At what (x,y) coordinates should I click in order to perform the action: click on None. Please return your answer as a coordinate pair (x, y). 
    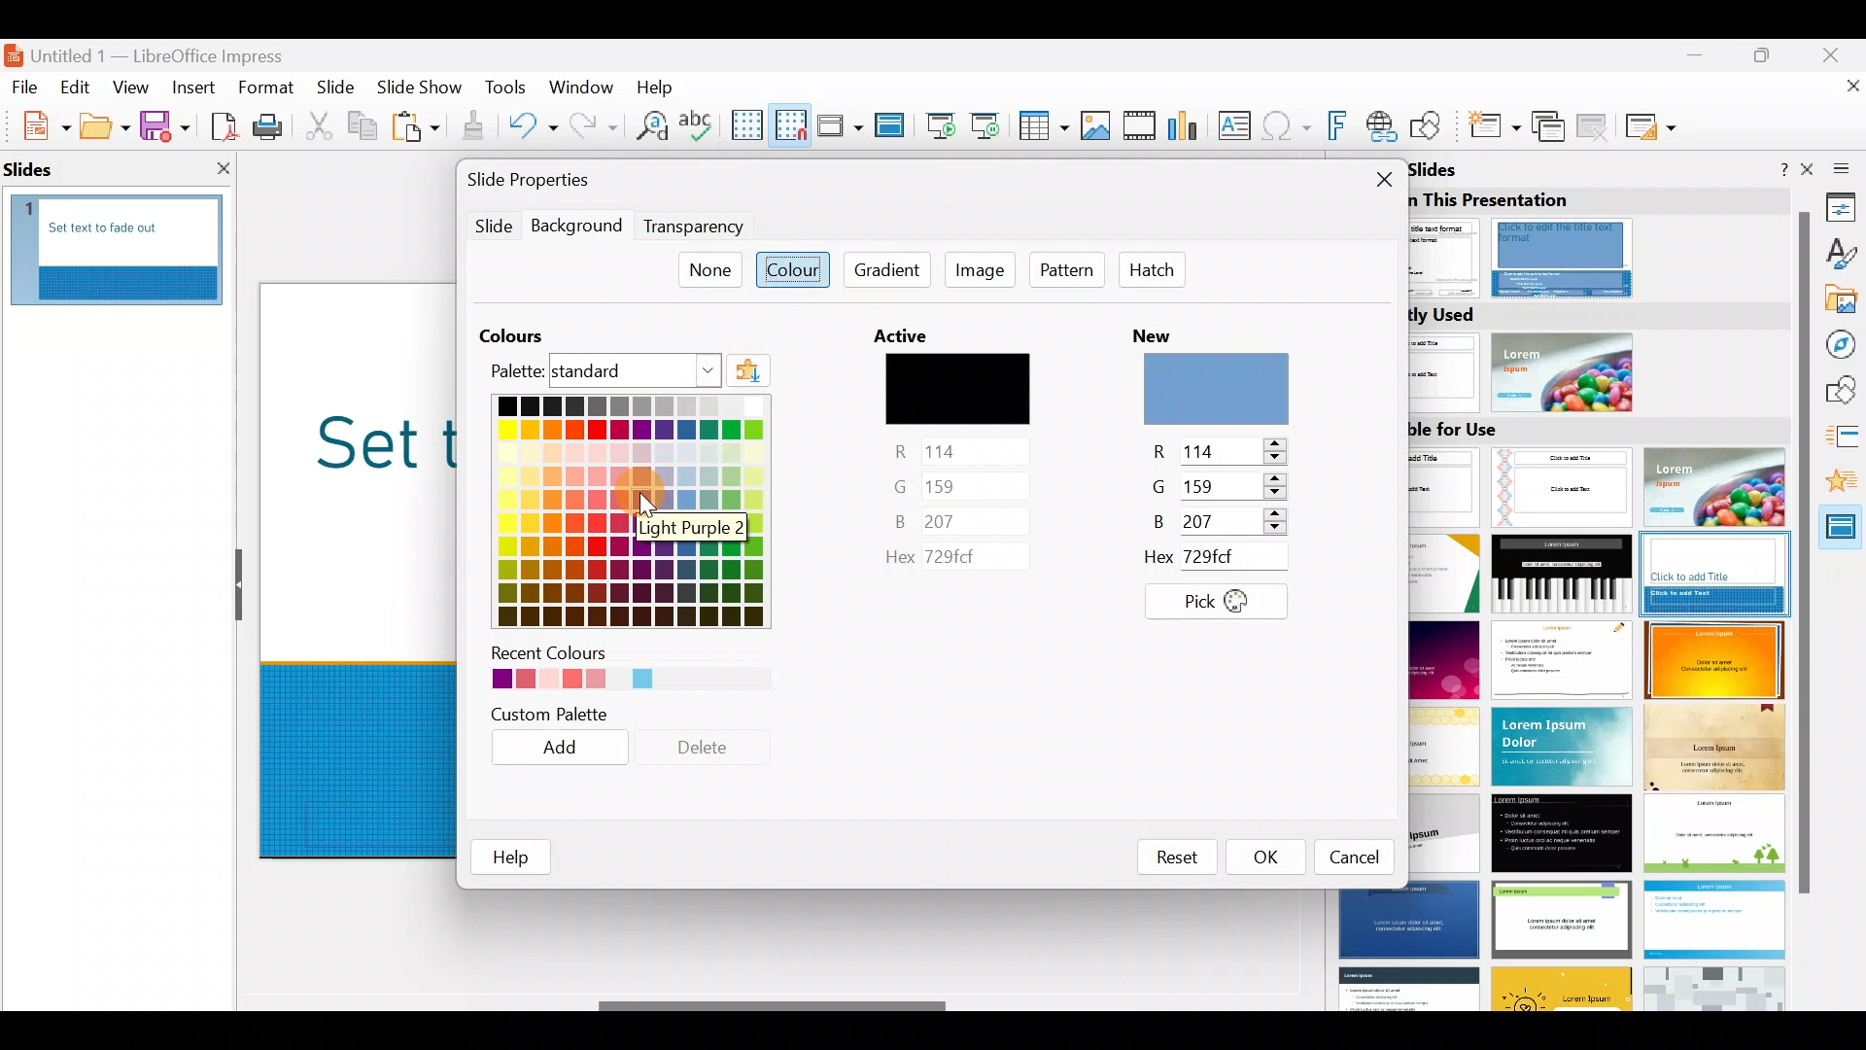
    Looking at the image, I should click on (708, 270).